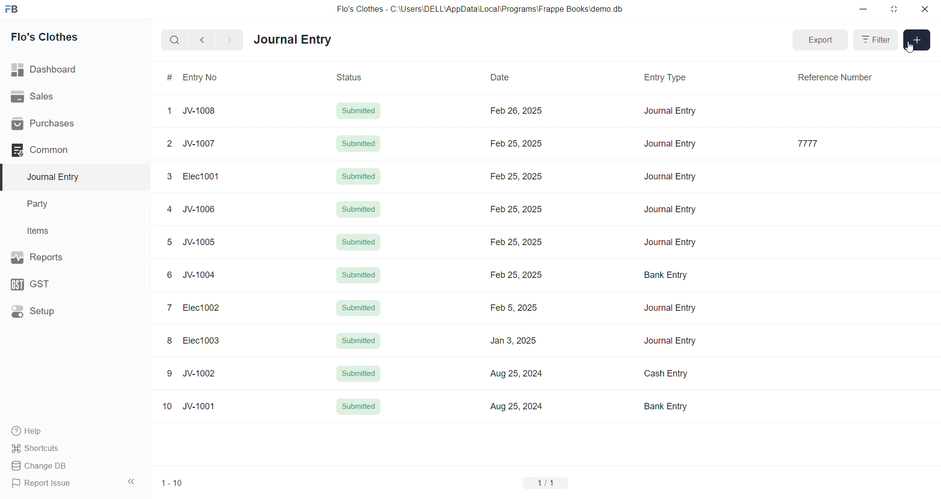  What do you see at coordinates (359, 145) in the screenshot?
I see `Submitted` at bounding box center [359, 145].